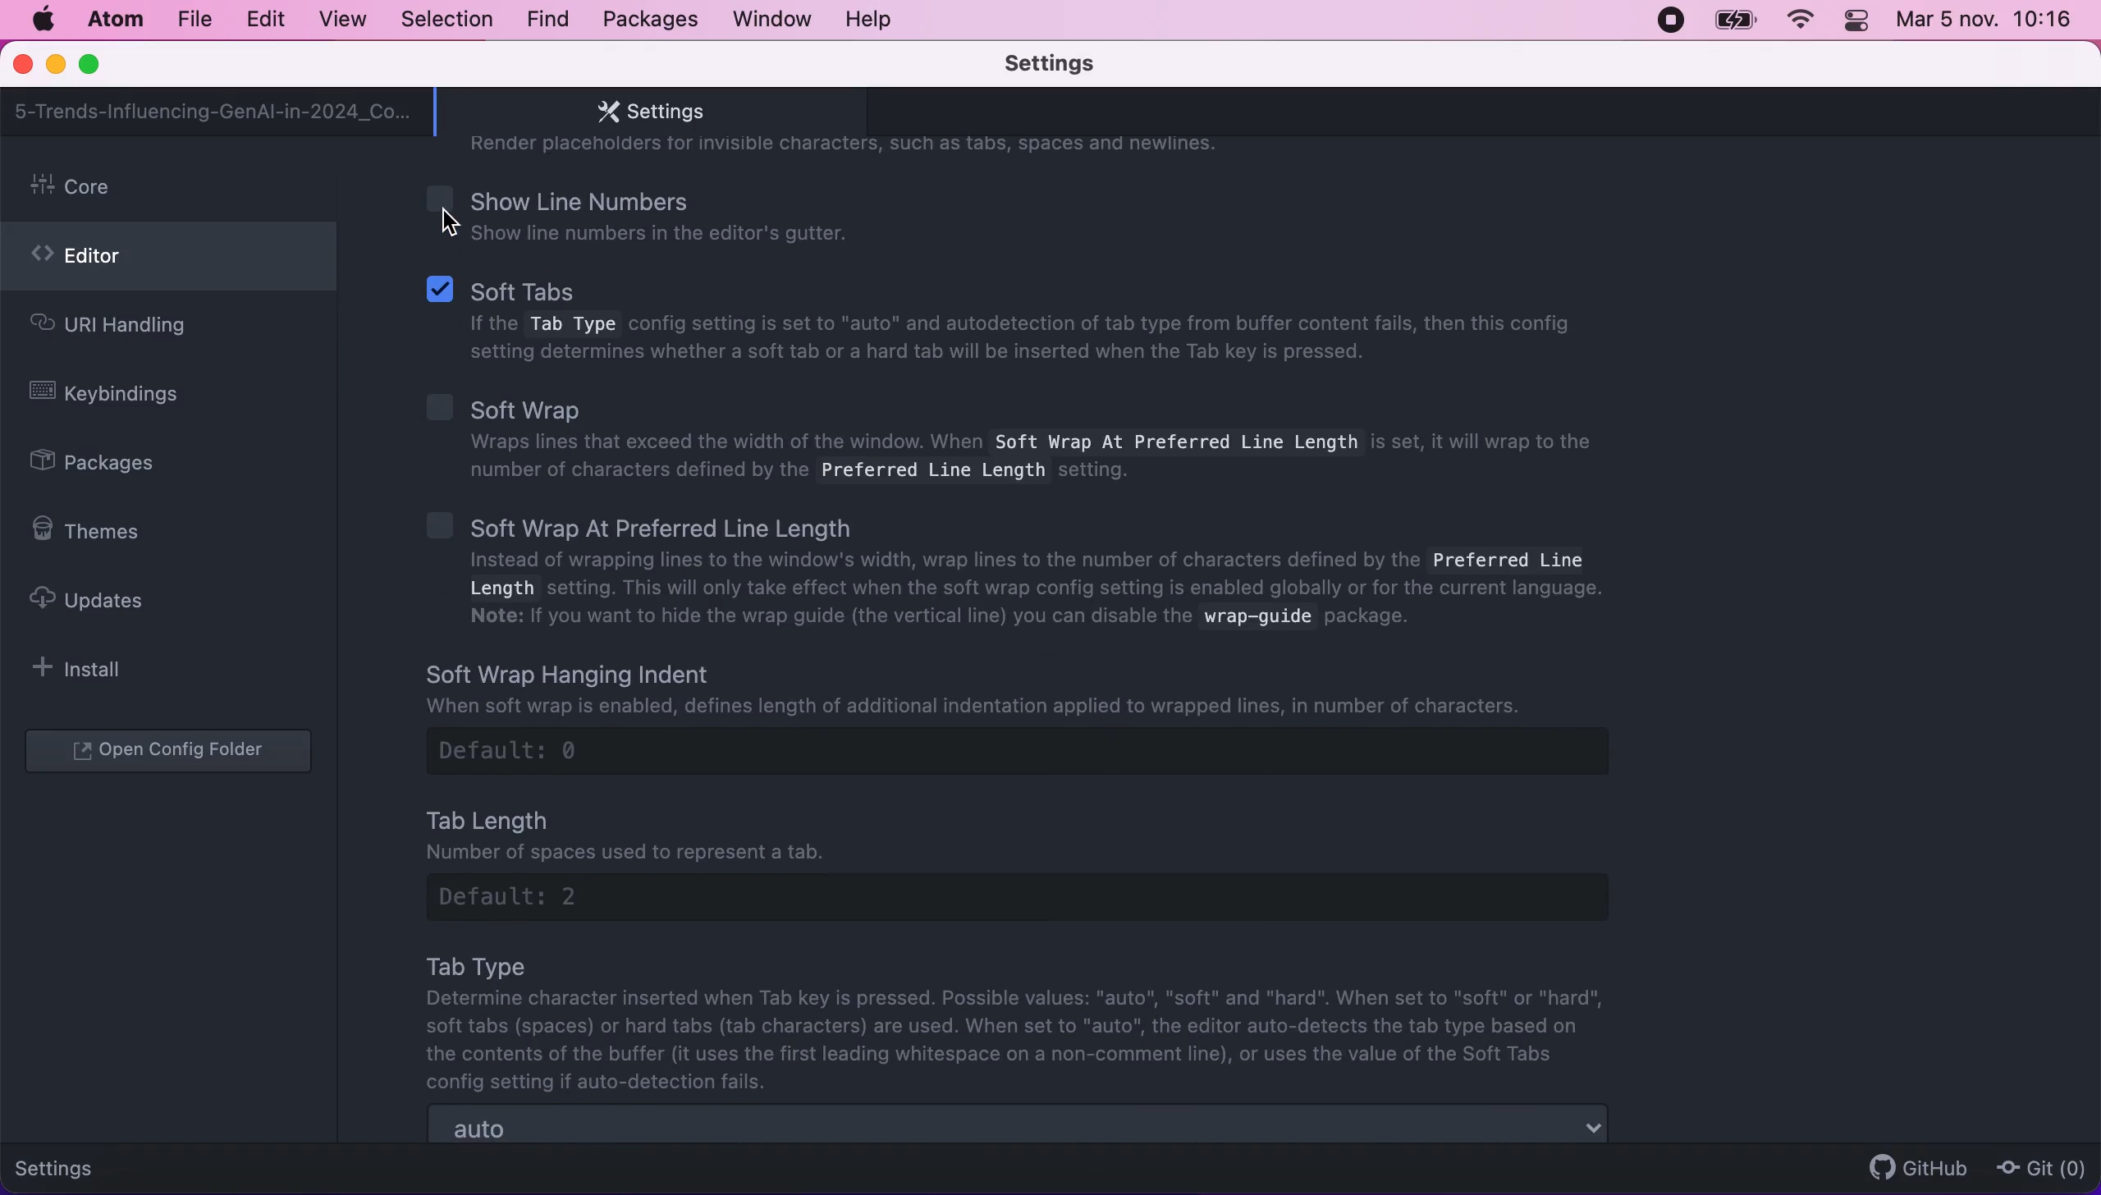 This screenshot has width=2101, height=1195. What do you see at coordinates (138, 329) in the screenshot?
I see `URI handling` at bounding box center [138, 329].